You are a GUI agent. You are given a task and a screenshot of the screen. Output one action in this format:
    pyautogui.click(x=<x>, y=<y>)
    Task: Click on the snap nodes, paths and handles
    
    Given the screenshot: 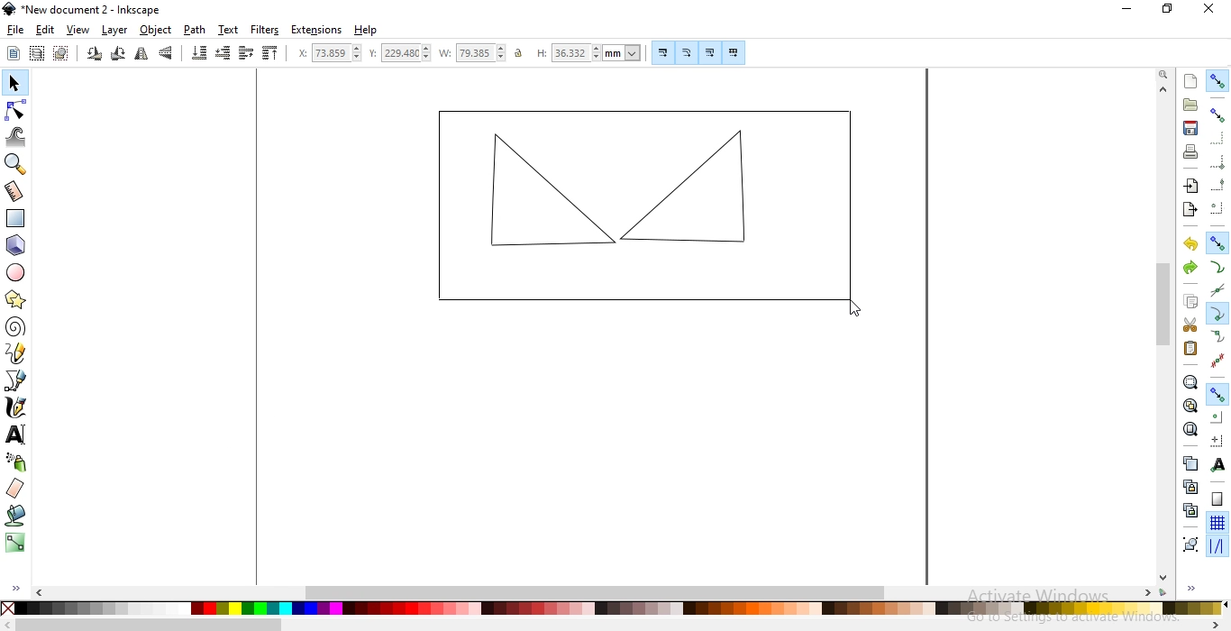 What is the action you would take?
    pyautogui.click(x=1217, y=244)
    